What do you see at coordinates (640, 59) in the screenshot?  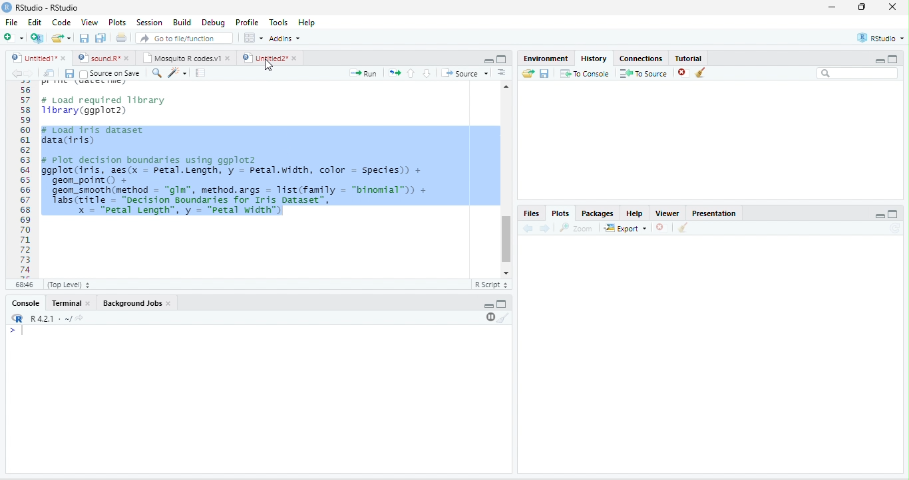 I see `Connections` at bounding box center [640, 59].